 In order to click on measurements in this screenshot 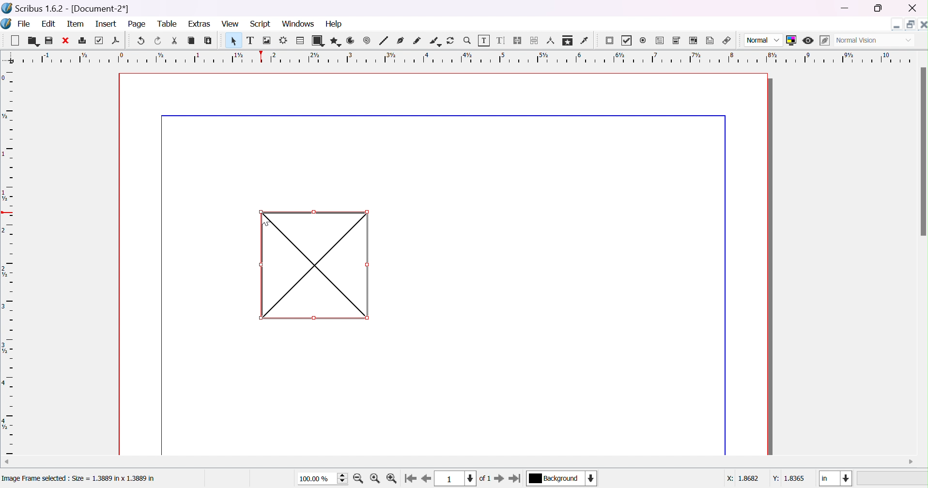, I will do `click(551, 41)`.